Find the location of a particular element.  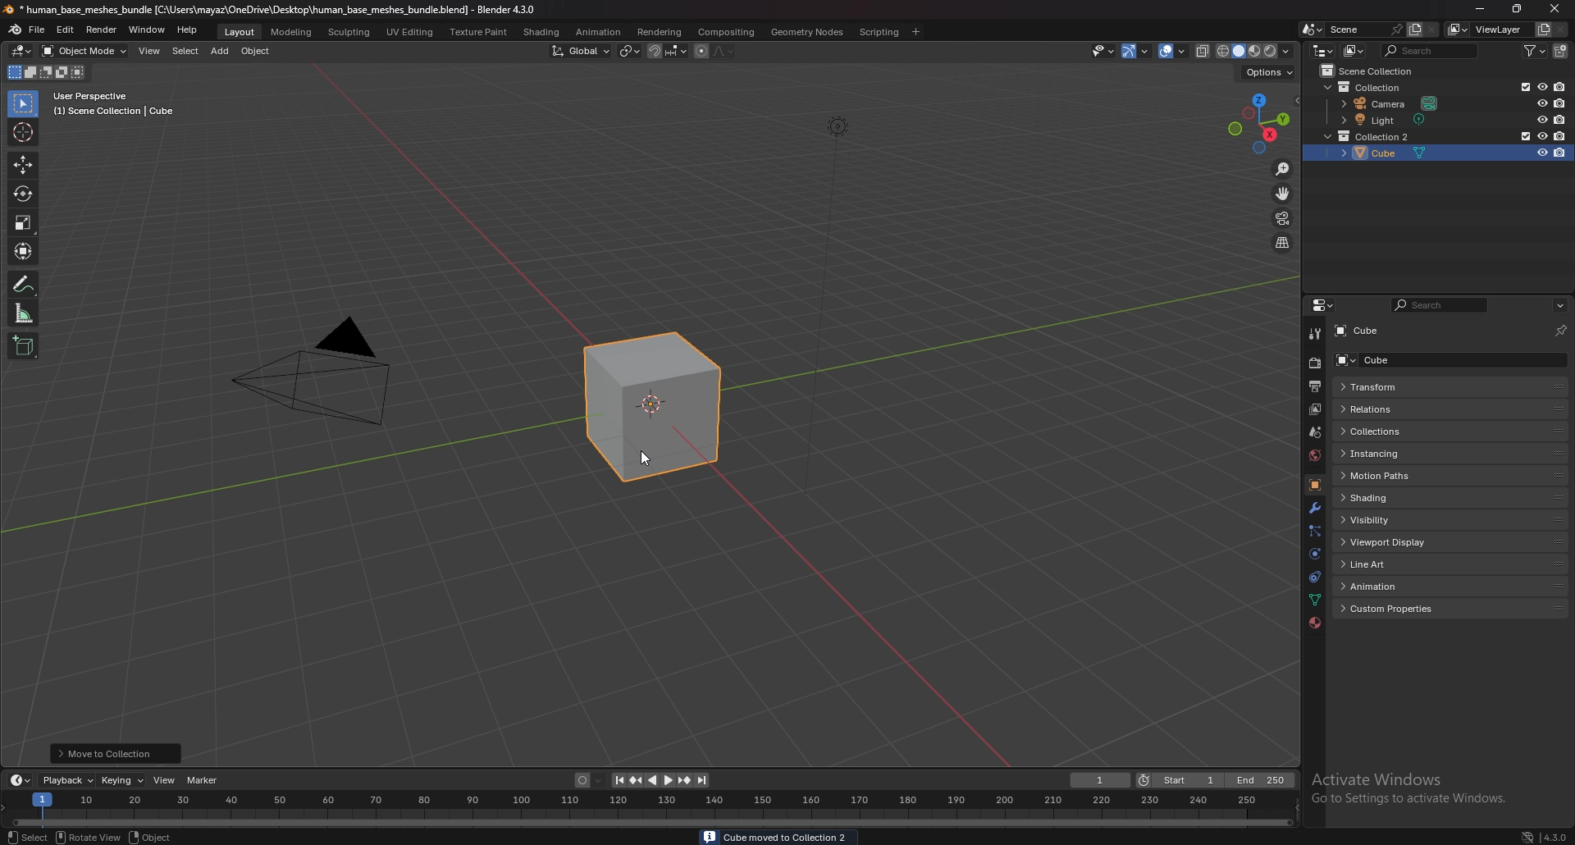

uv editing is located at coordinates (409, 31).